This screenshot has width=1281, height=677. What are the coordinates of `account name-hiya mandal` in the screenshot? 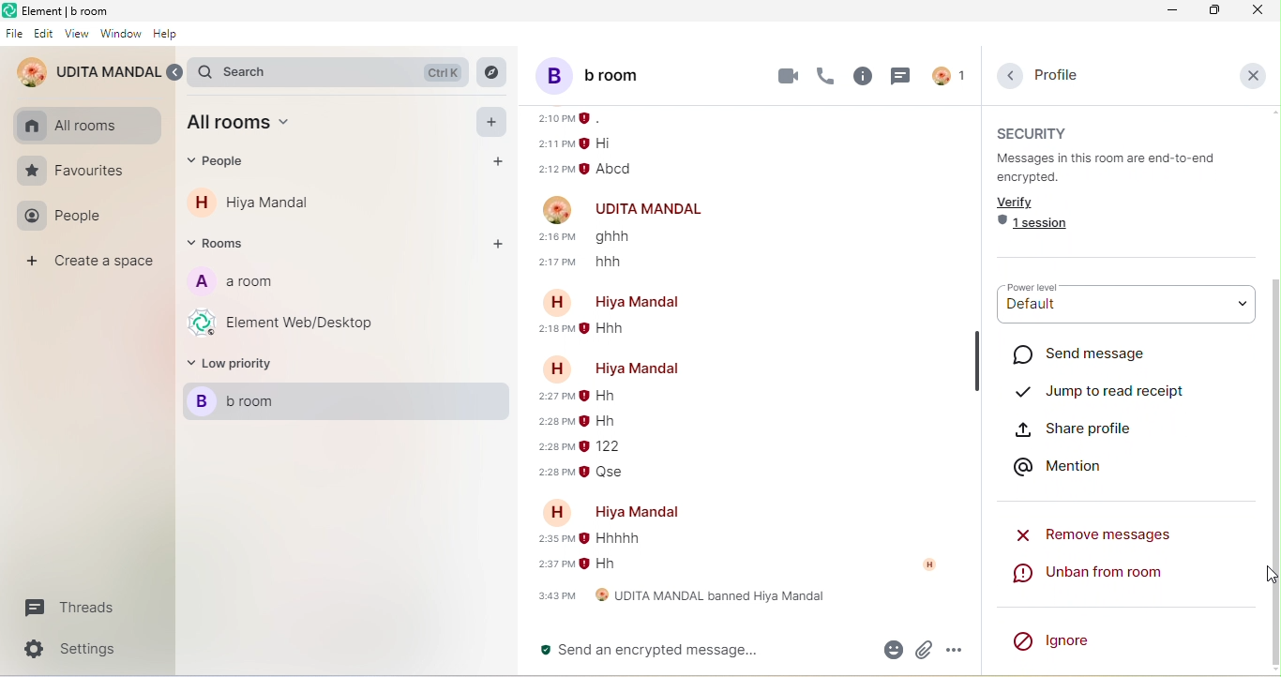 It's located at (622, 511).